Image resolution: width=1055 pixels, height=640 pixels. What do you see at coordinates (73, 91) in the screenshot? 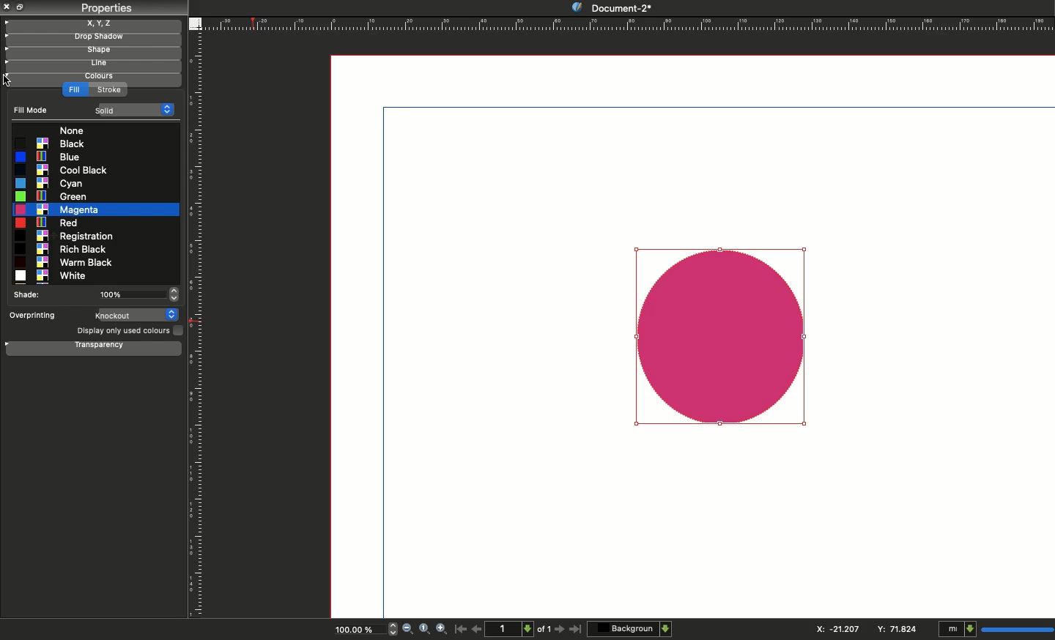
I see `Fill` at bounding box center [73, 91].